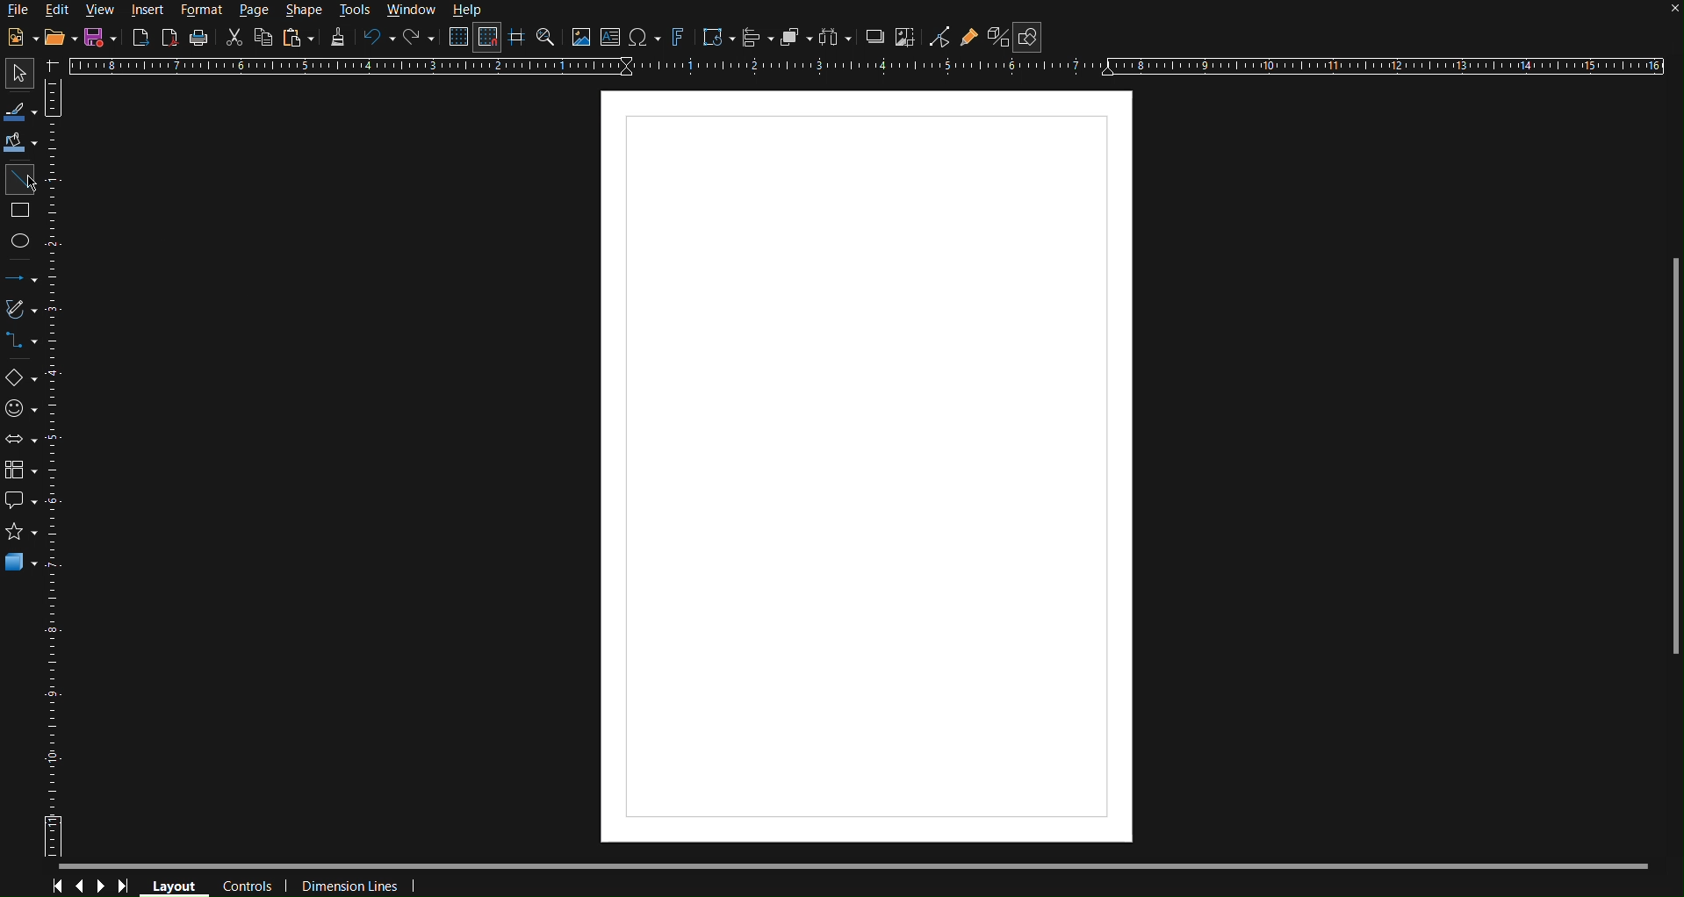 This screenshot has width=1684, height=897. What do you see at coordinates (871, 68) in the screenshot?
I see `Horizontal Ruler` at bounding box center [871, 68].